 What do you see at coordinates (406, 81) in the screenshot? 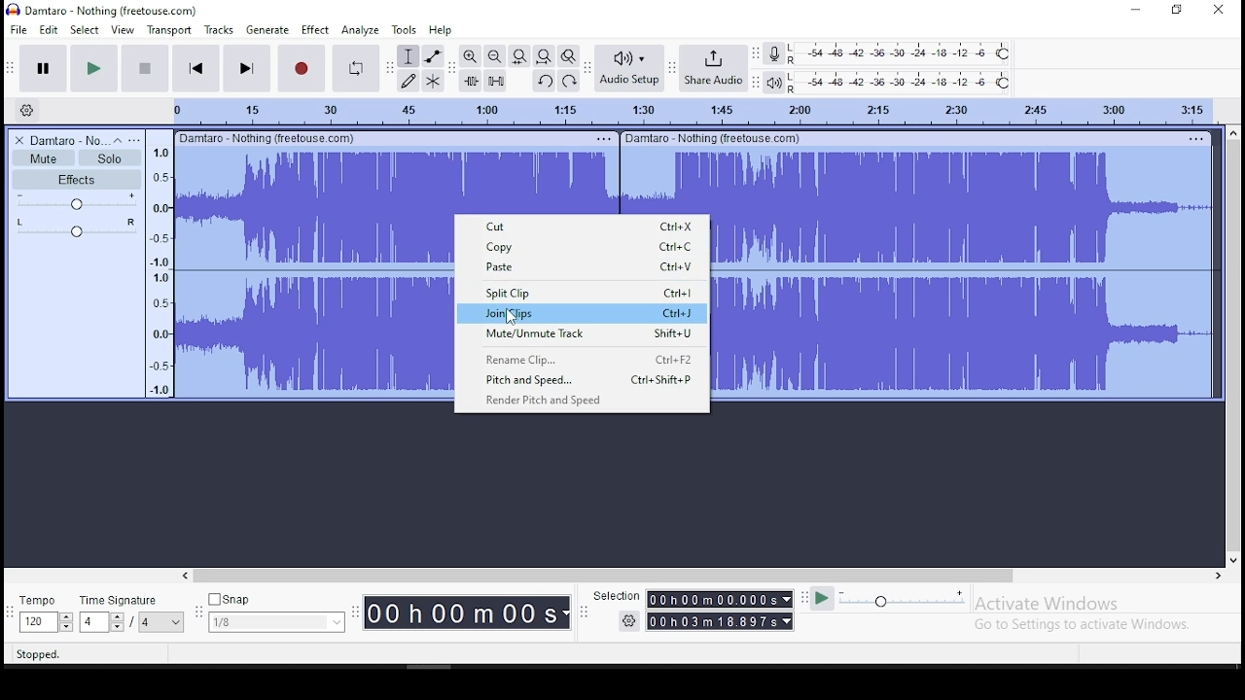
I see `draw tool` at bounding box center [406, 81].